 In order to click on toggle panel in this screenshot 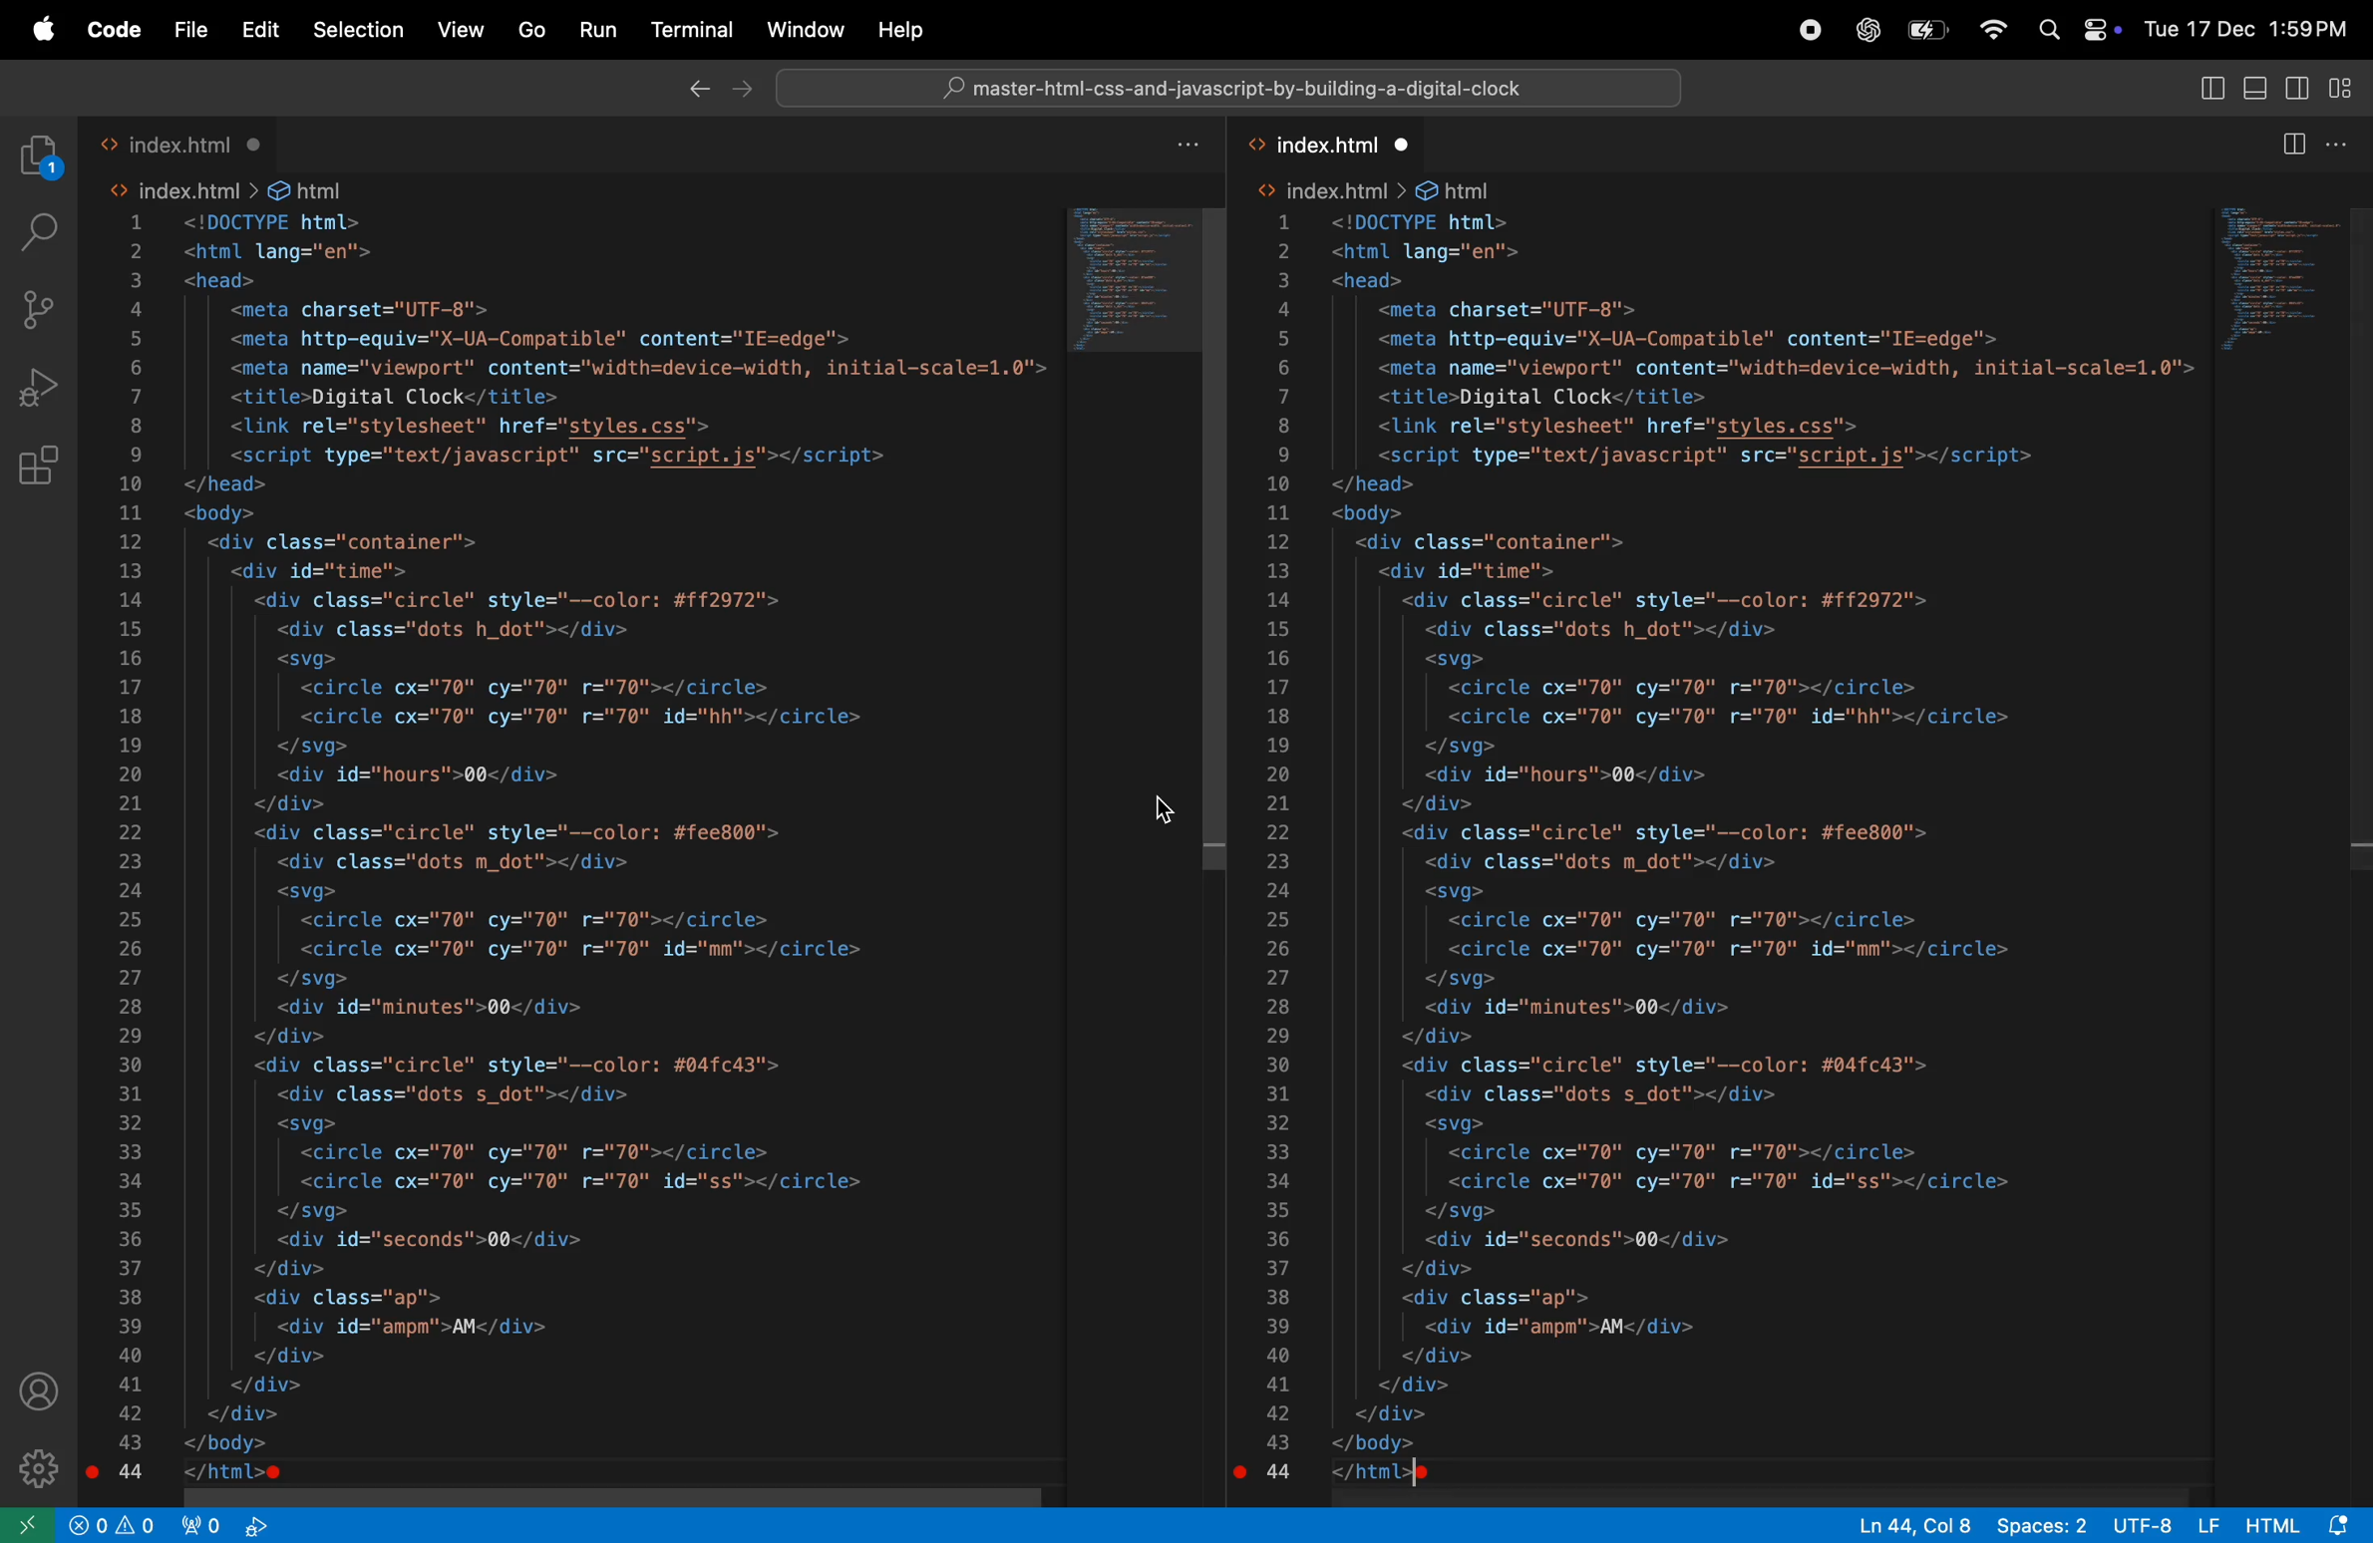, I will do `click(2207, 90)`.